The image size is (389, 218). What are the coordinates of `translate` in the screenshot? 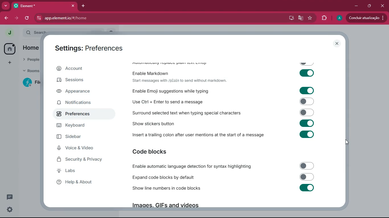 It's located at (301, 18).